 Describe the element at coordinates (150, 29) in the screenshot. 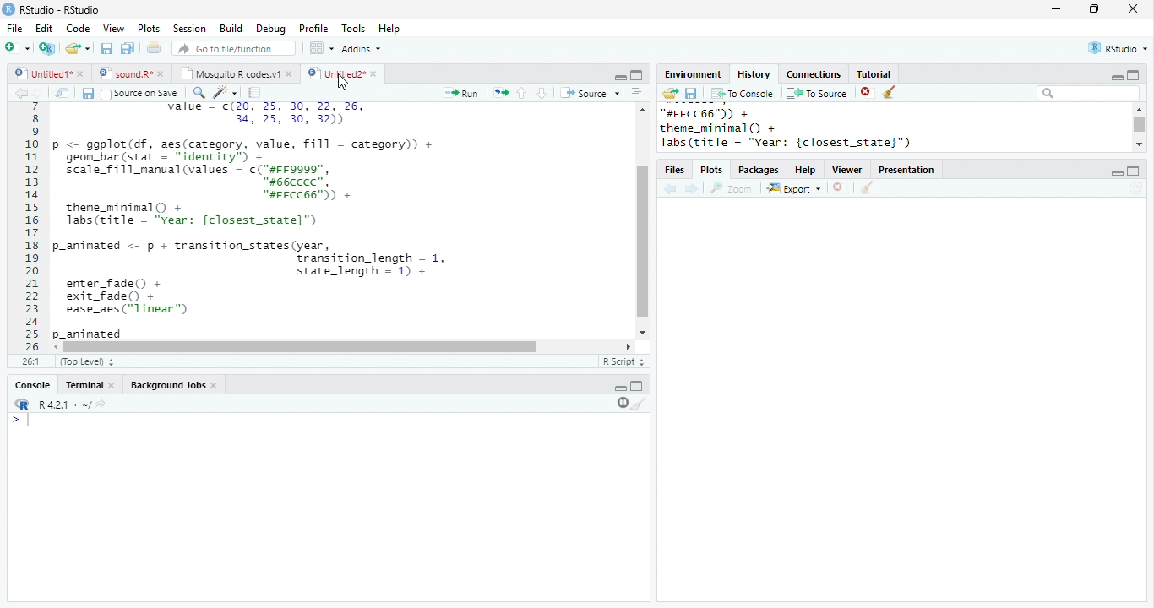

I see `Plots` at that location.